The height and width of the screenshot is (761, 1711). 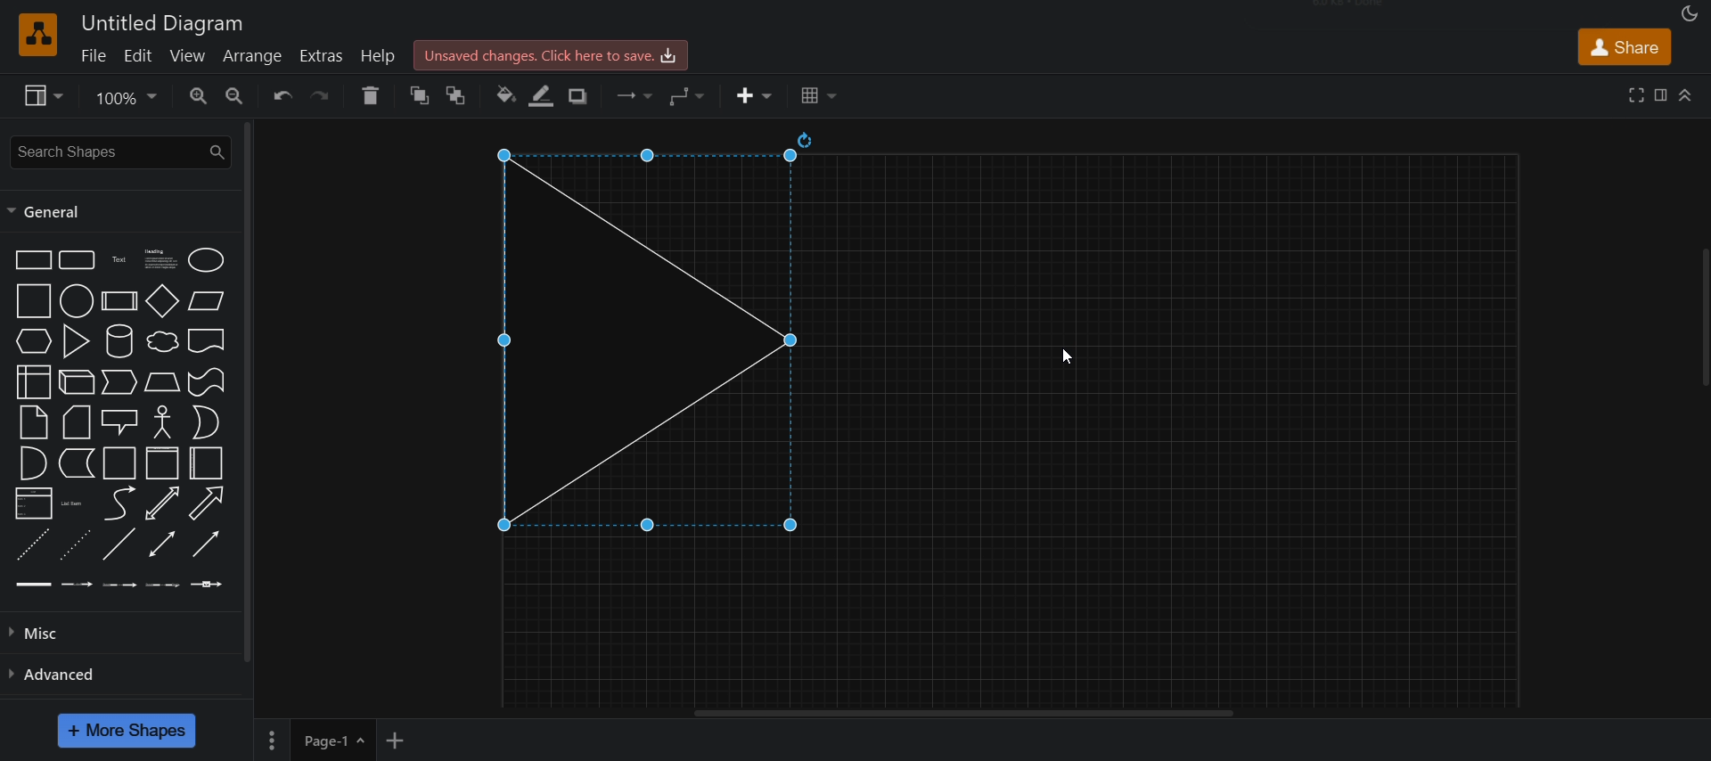 I want to click on page 1, so click(x=310, y=737).